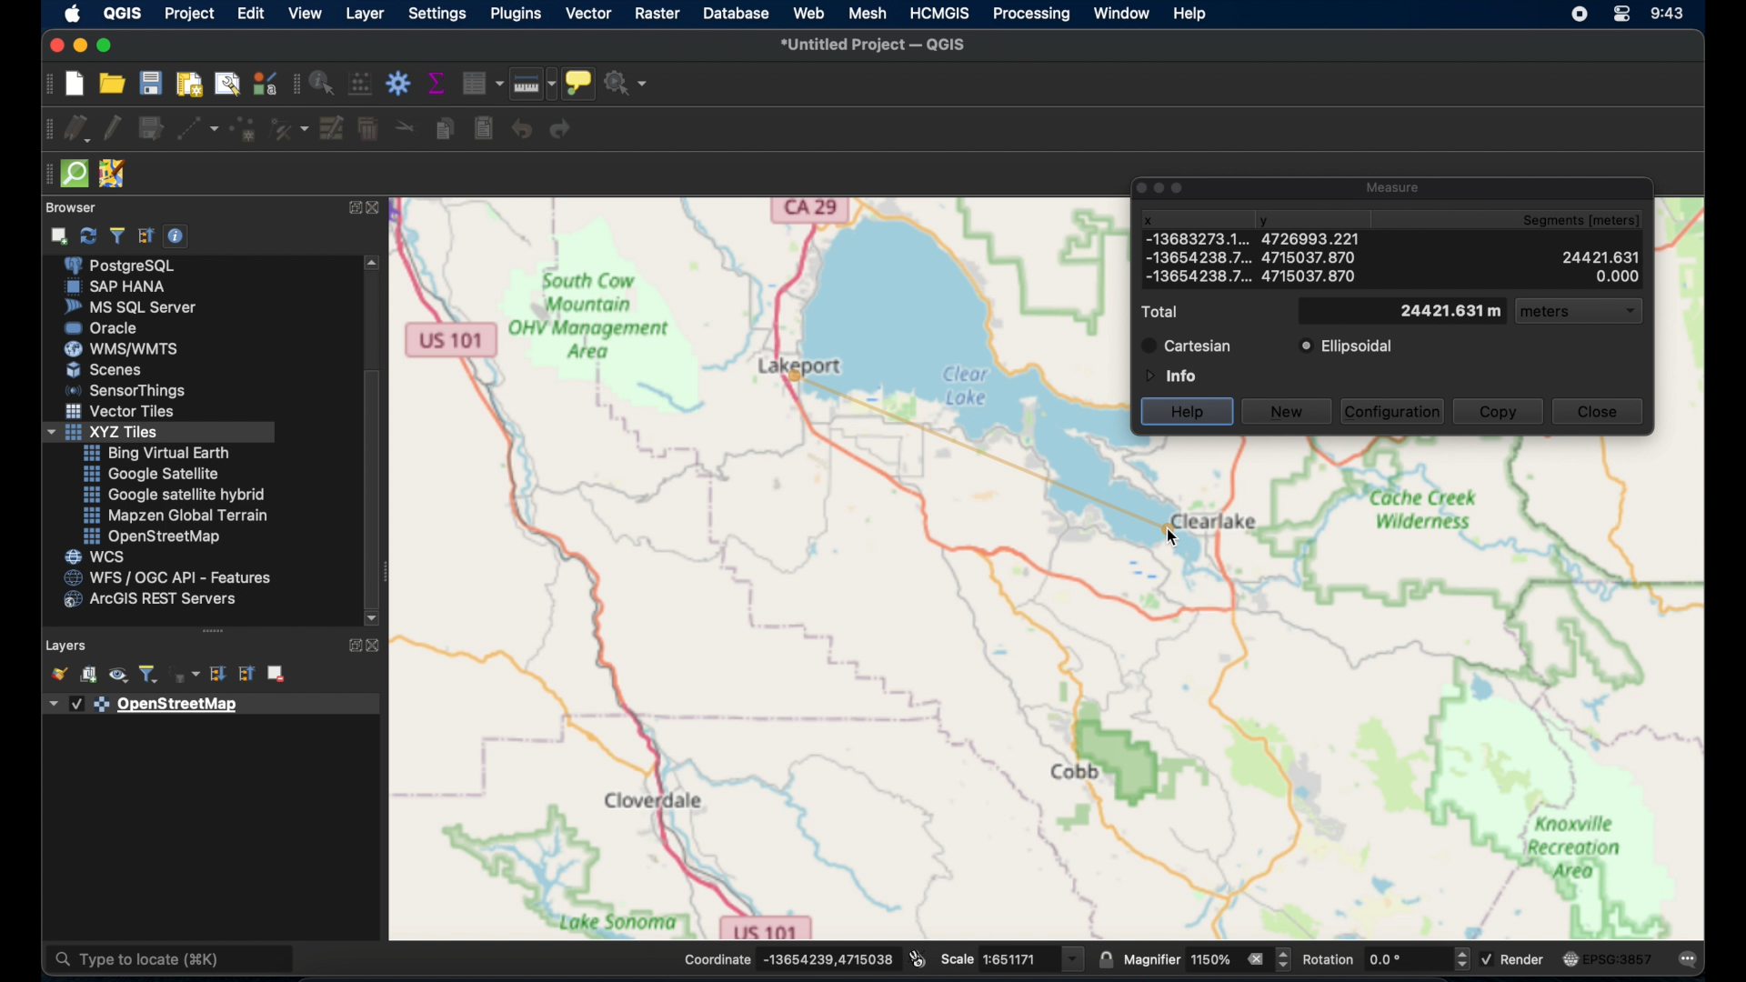  What do you see at coordinates (1013, 957) in the screenshot?
I see `scale` at bounding box center [1013, 957].